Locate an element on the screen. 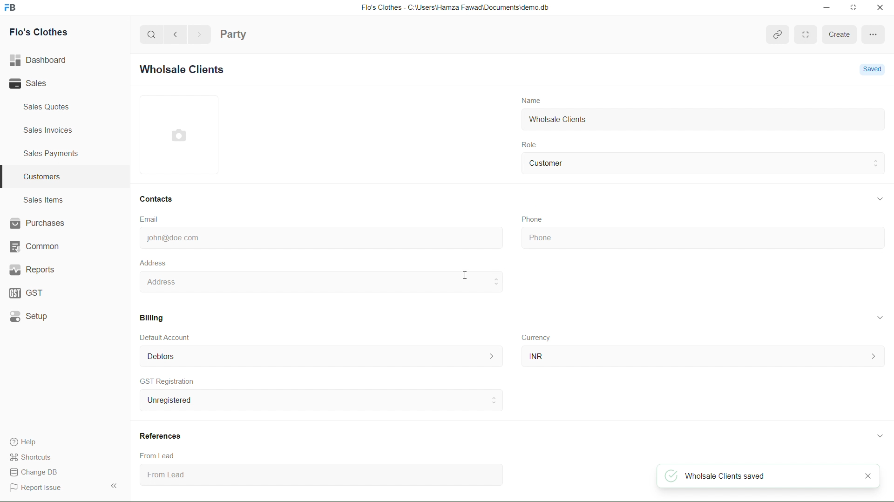  link is located at coordinates (776, 37).